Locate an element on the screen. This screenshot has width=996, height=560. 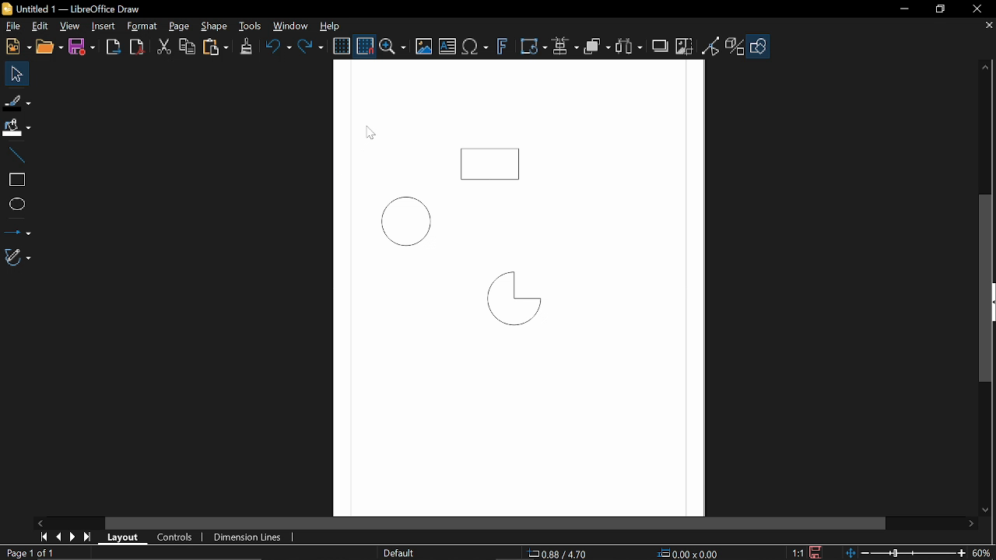
Quarter Circle is located at coordinates (510, 302).